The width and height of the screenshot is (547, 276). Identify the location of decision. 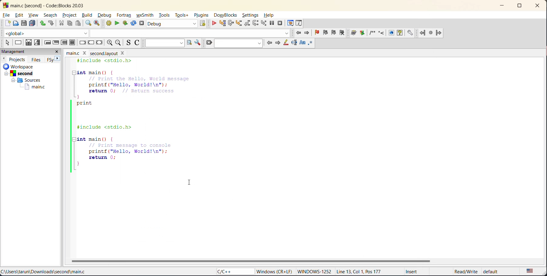
(29, 43).